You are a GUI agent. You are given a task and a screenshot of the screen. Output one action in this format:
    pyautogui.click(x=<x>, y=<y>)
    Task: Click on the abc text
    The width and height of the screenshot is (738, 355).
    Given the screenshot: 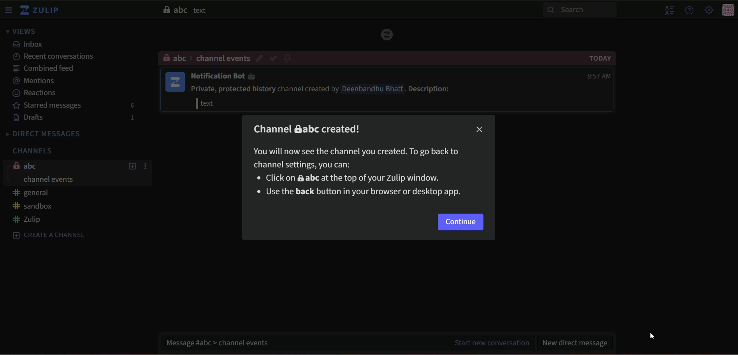 What is the action you would take?
    pyautogui.click(x=276, y=10)
    